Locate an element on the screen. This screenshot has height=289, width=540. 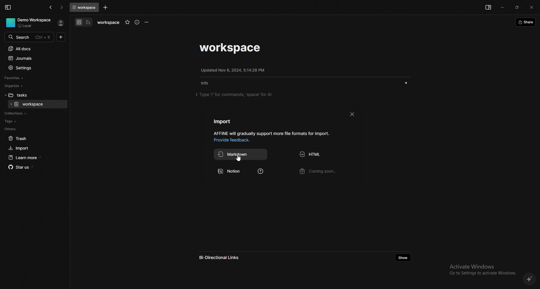
switch is located at coordinates (84, 22).